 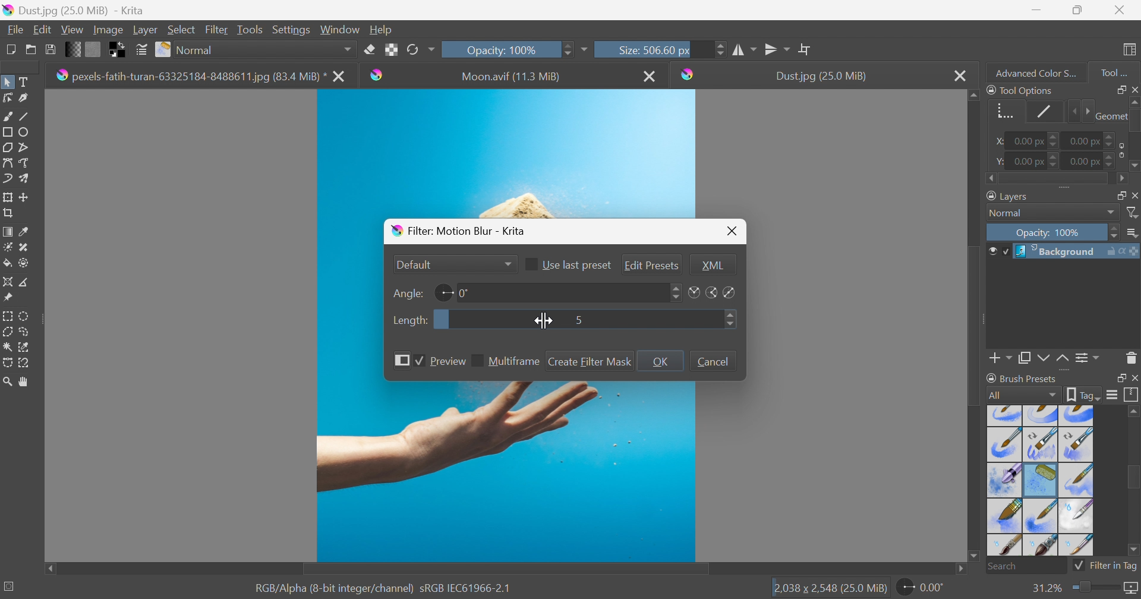 I want to click on Close, so click(x=1134, y=89).